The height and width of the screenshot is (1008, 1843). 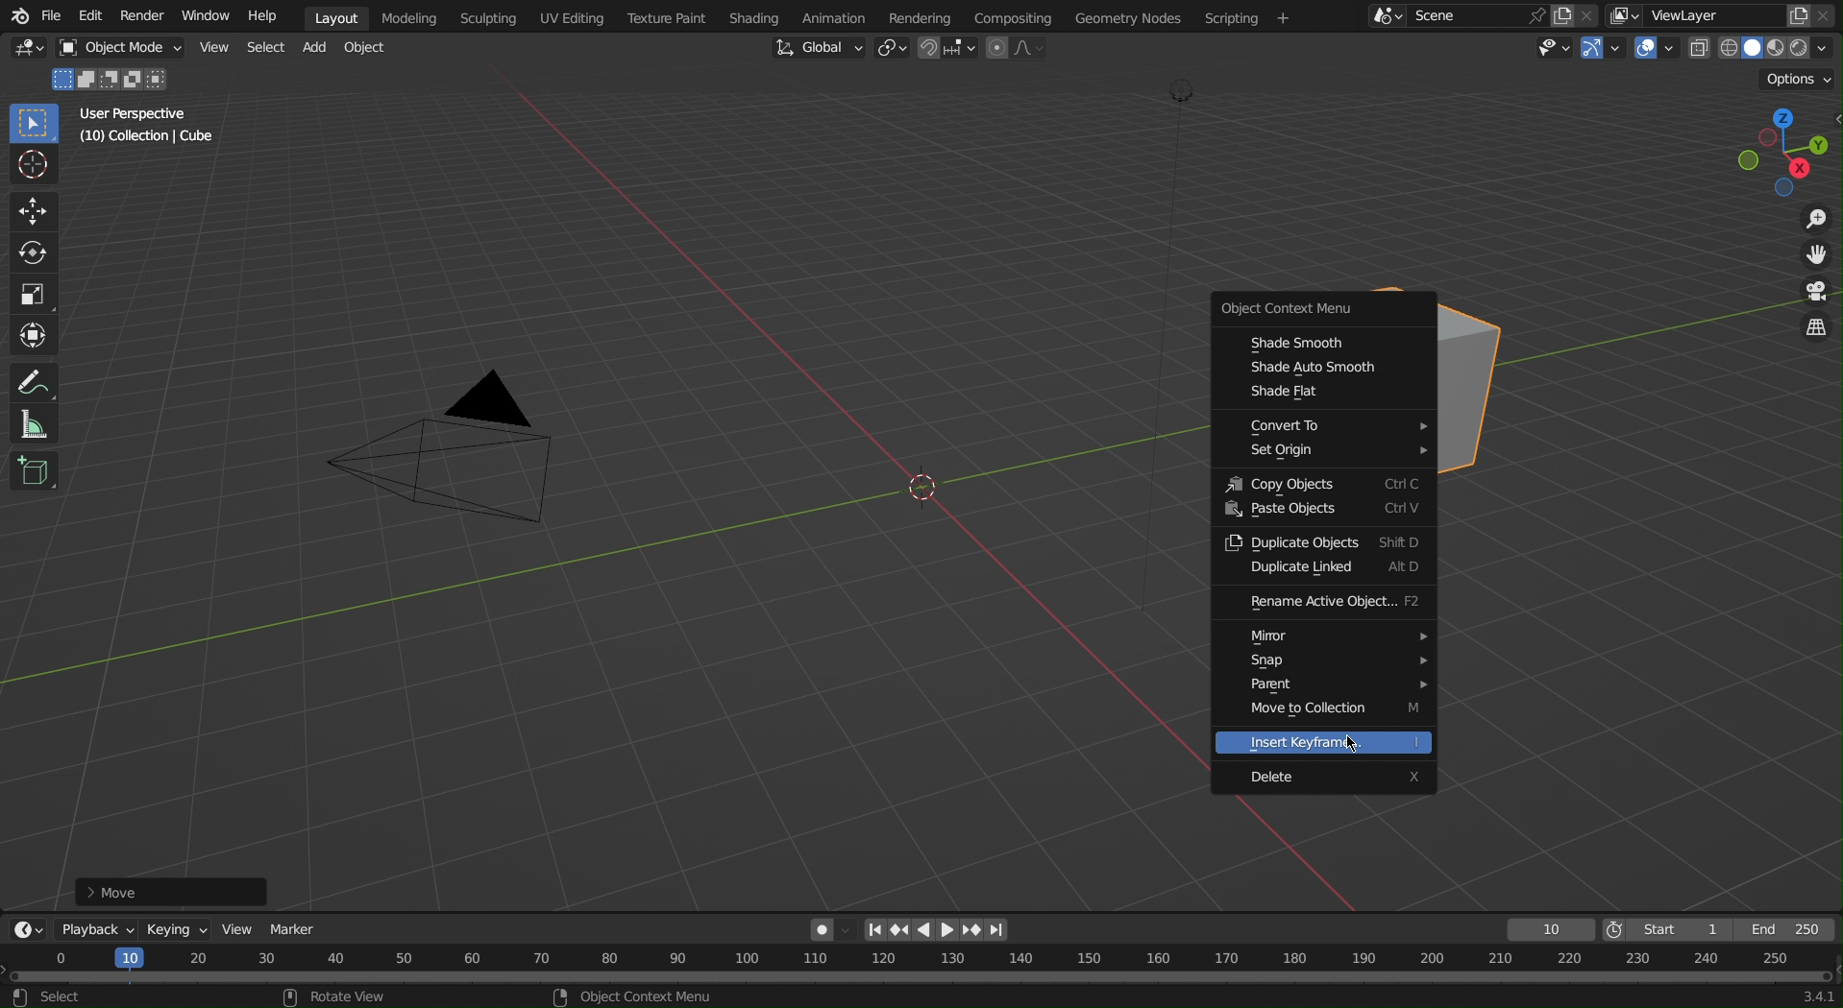 I want to click on User Perspective, so click(x=141, y=116).